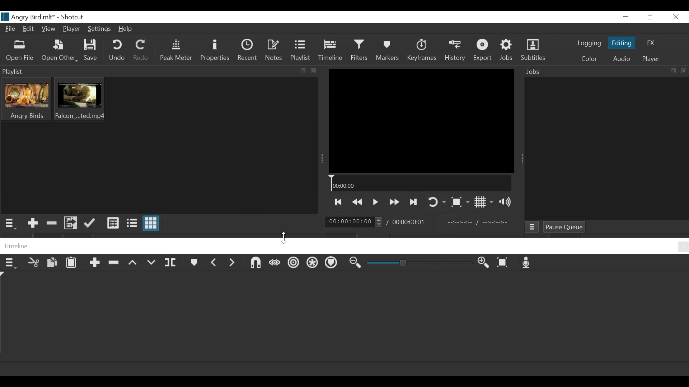  I want to click on Cut, so click(34, 263).